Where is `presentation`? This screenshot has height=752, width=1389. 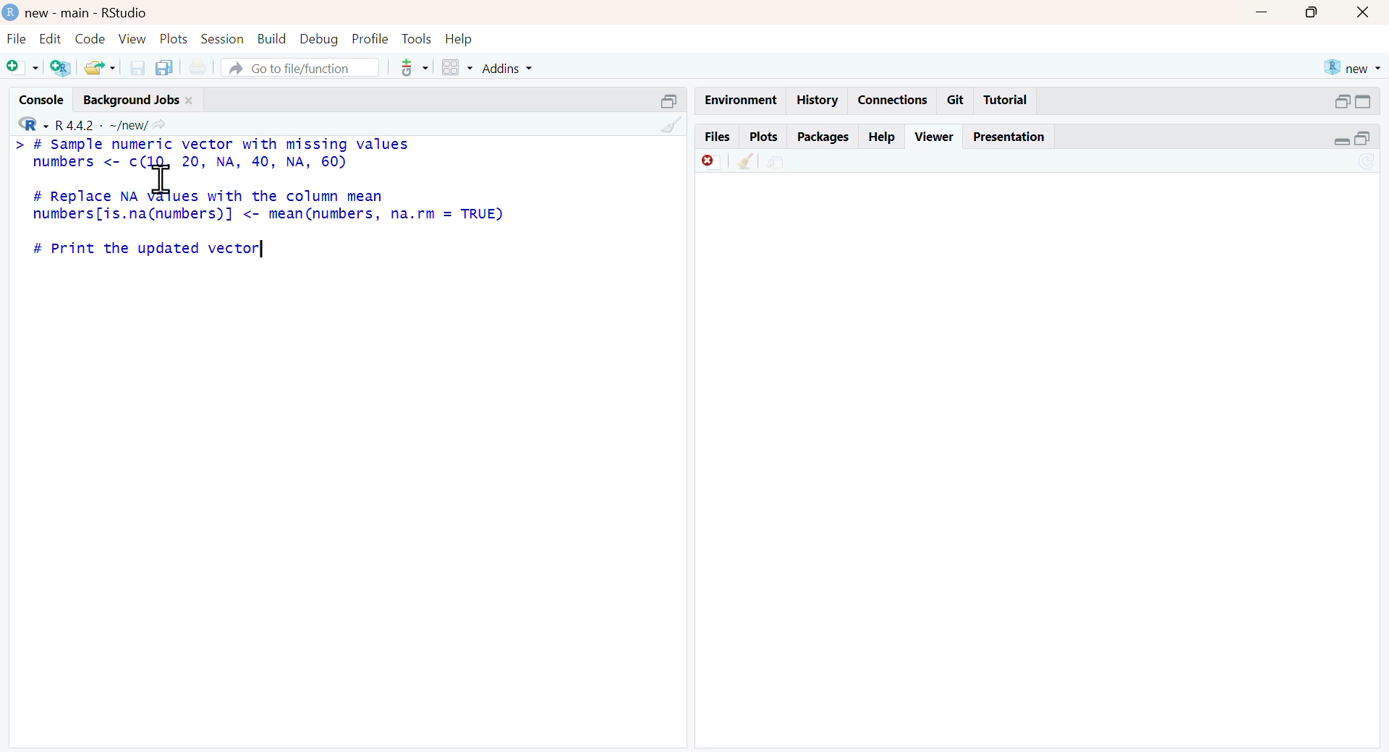
presentation is located at coordinates (1009, 137).